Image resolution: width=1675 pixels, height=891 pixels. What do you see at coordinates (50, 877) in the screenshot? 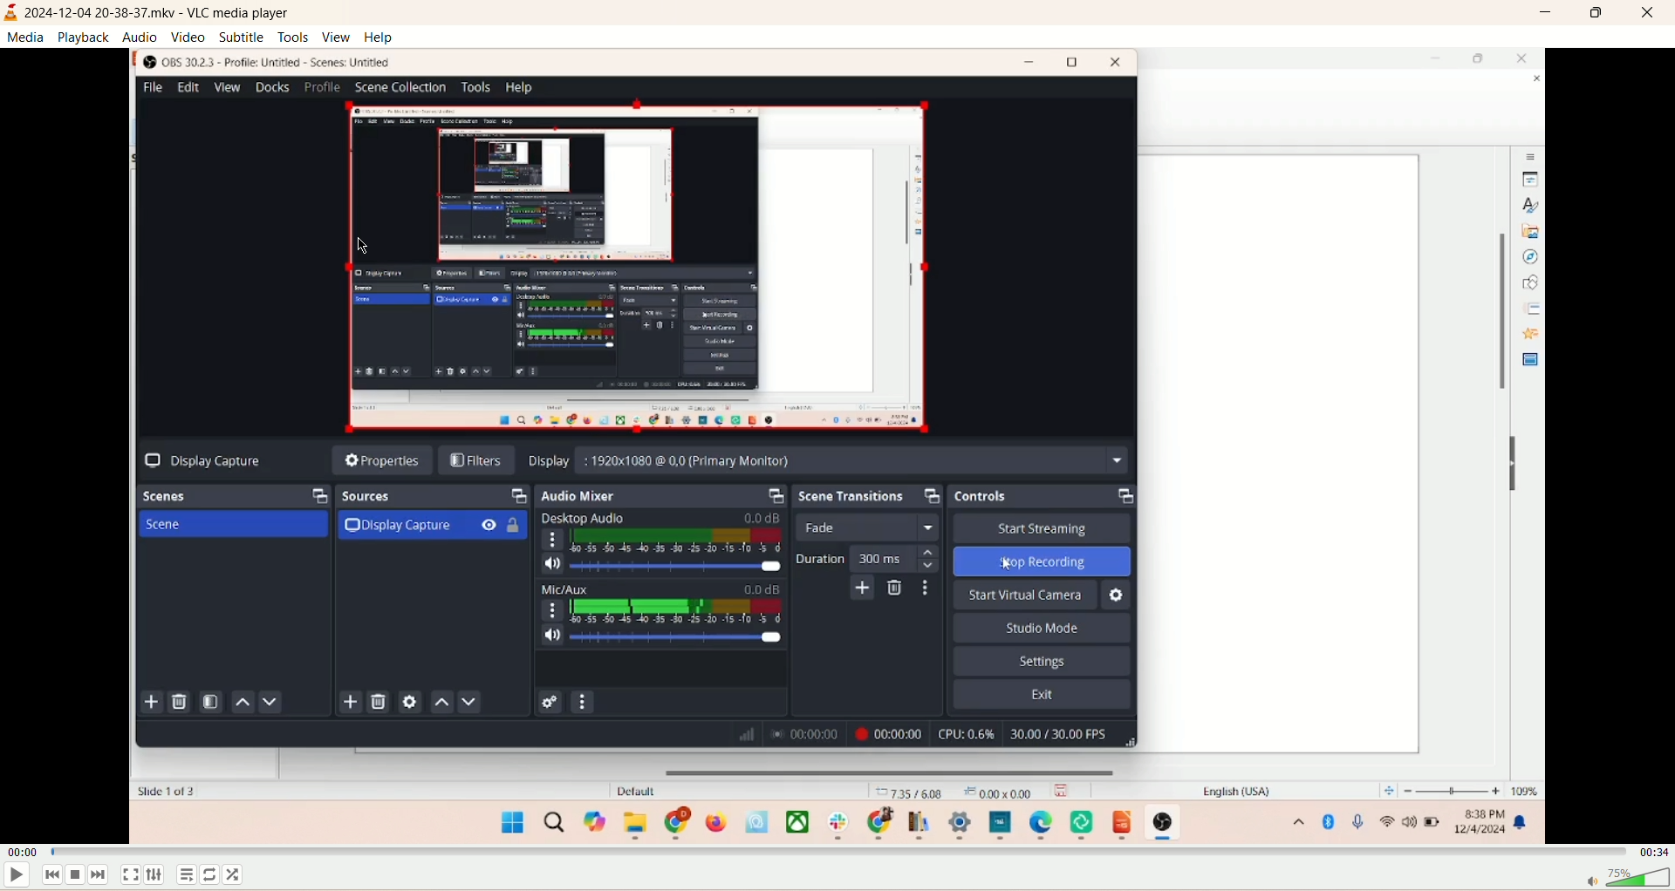
I see `previous` at bounding box center [50, 877].